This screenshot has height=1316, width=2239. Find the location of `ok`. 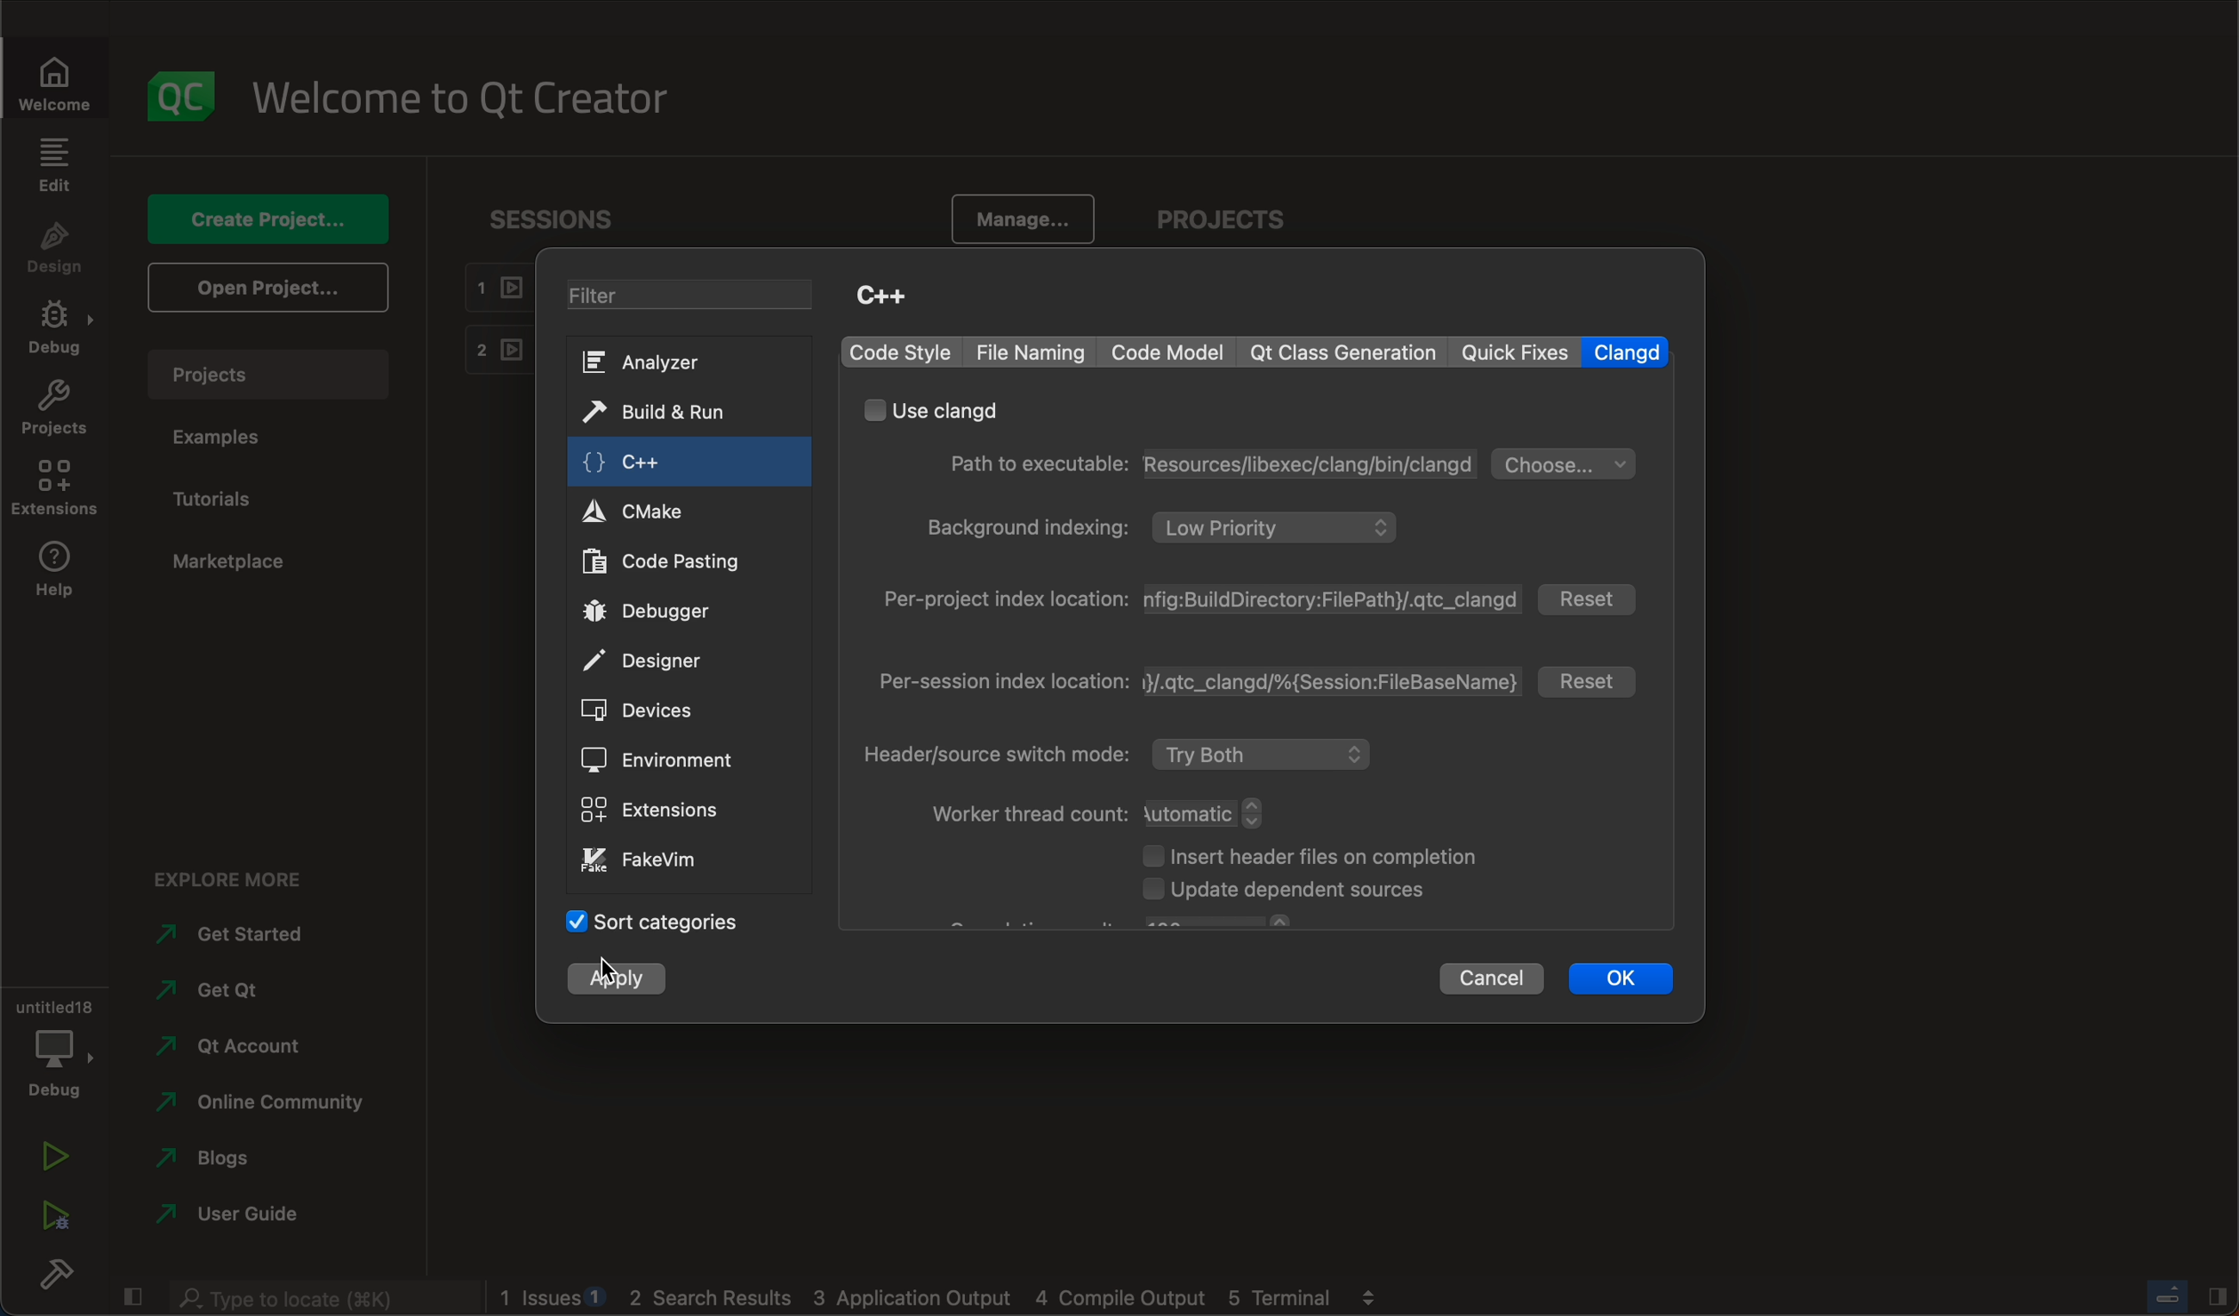

ok is located at coordinates (1622, 979).